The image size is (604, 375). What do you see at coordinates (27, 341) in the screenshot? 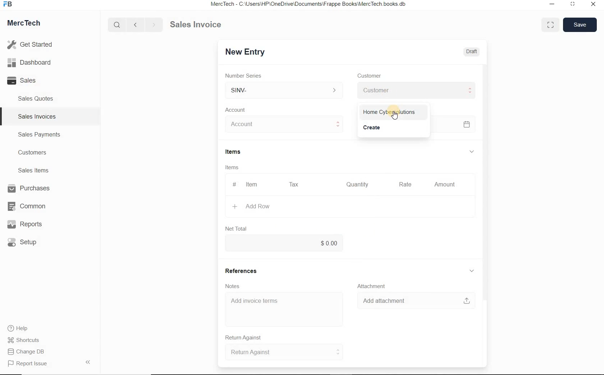
I see `Shortcuts` at bounding box center [27, 341].